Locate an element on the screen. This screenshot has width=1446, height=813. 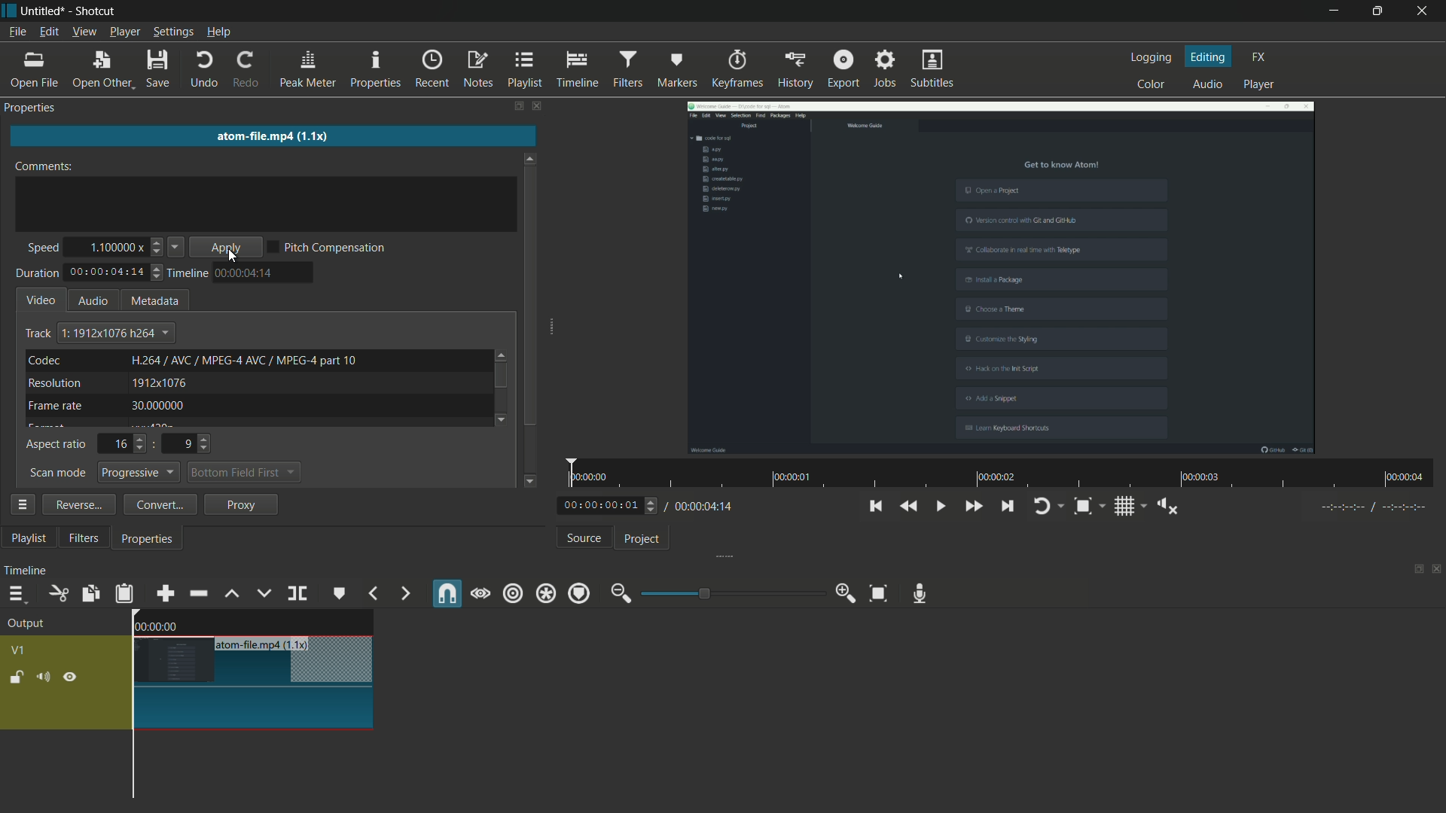
in point is located at coordinates (1374, 507).